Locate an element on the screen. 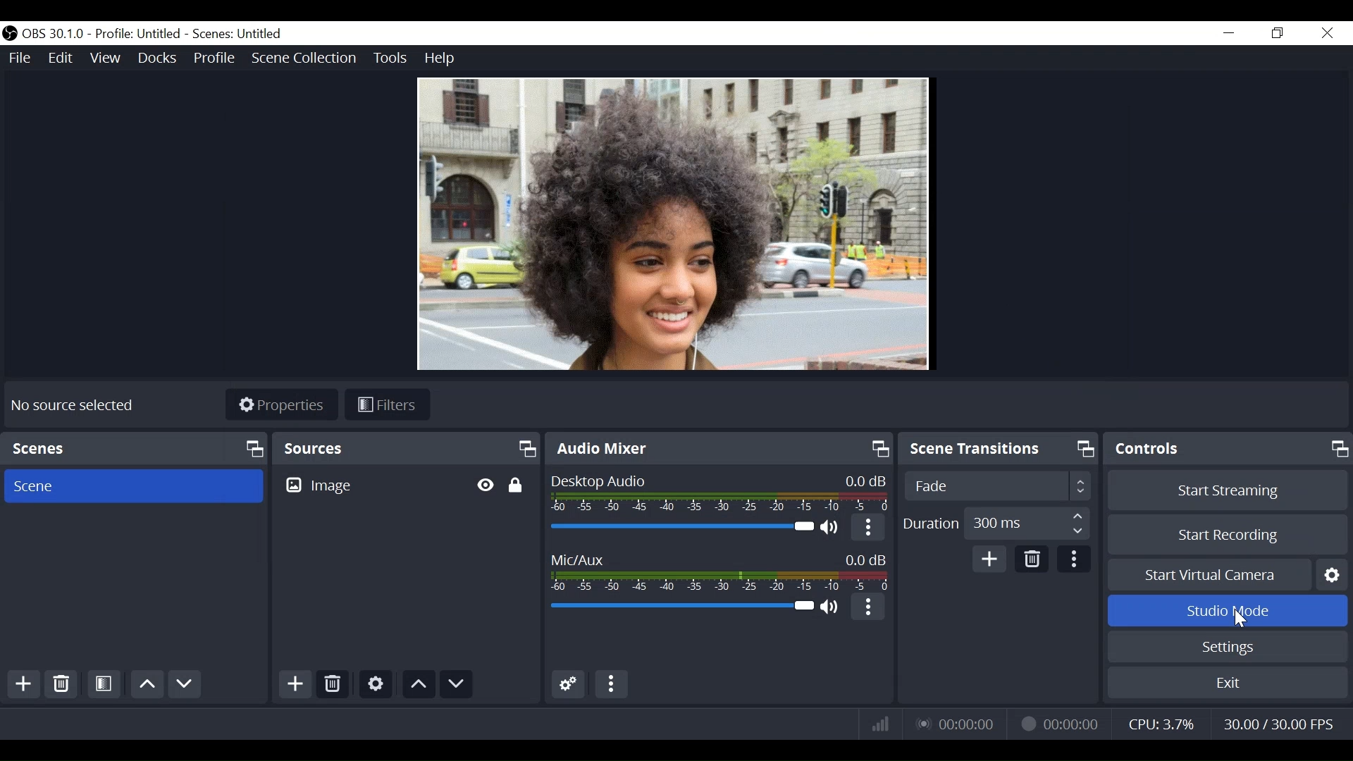 The width and height of the screenshot is (1353, 761). Restore is located at coordinates (1278, 33).